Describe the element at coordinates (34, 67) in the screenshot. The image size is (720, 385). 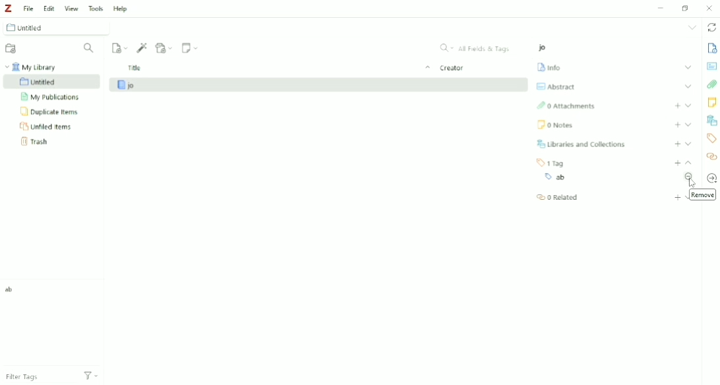
I see `My Library` at that location.